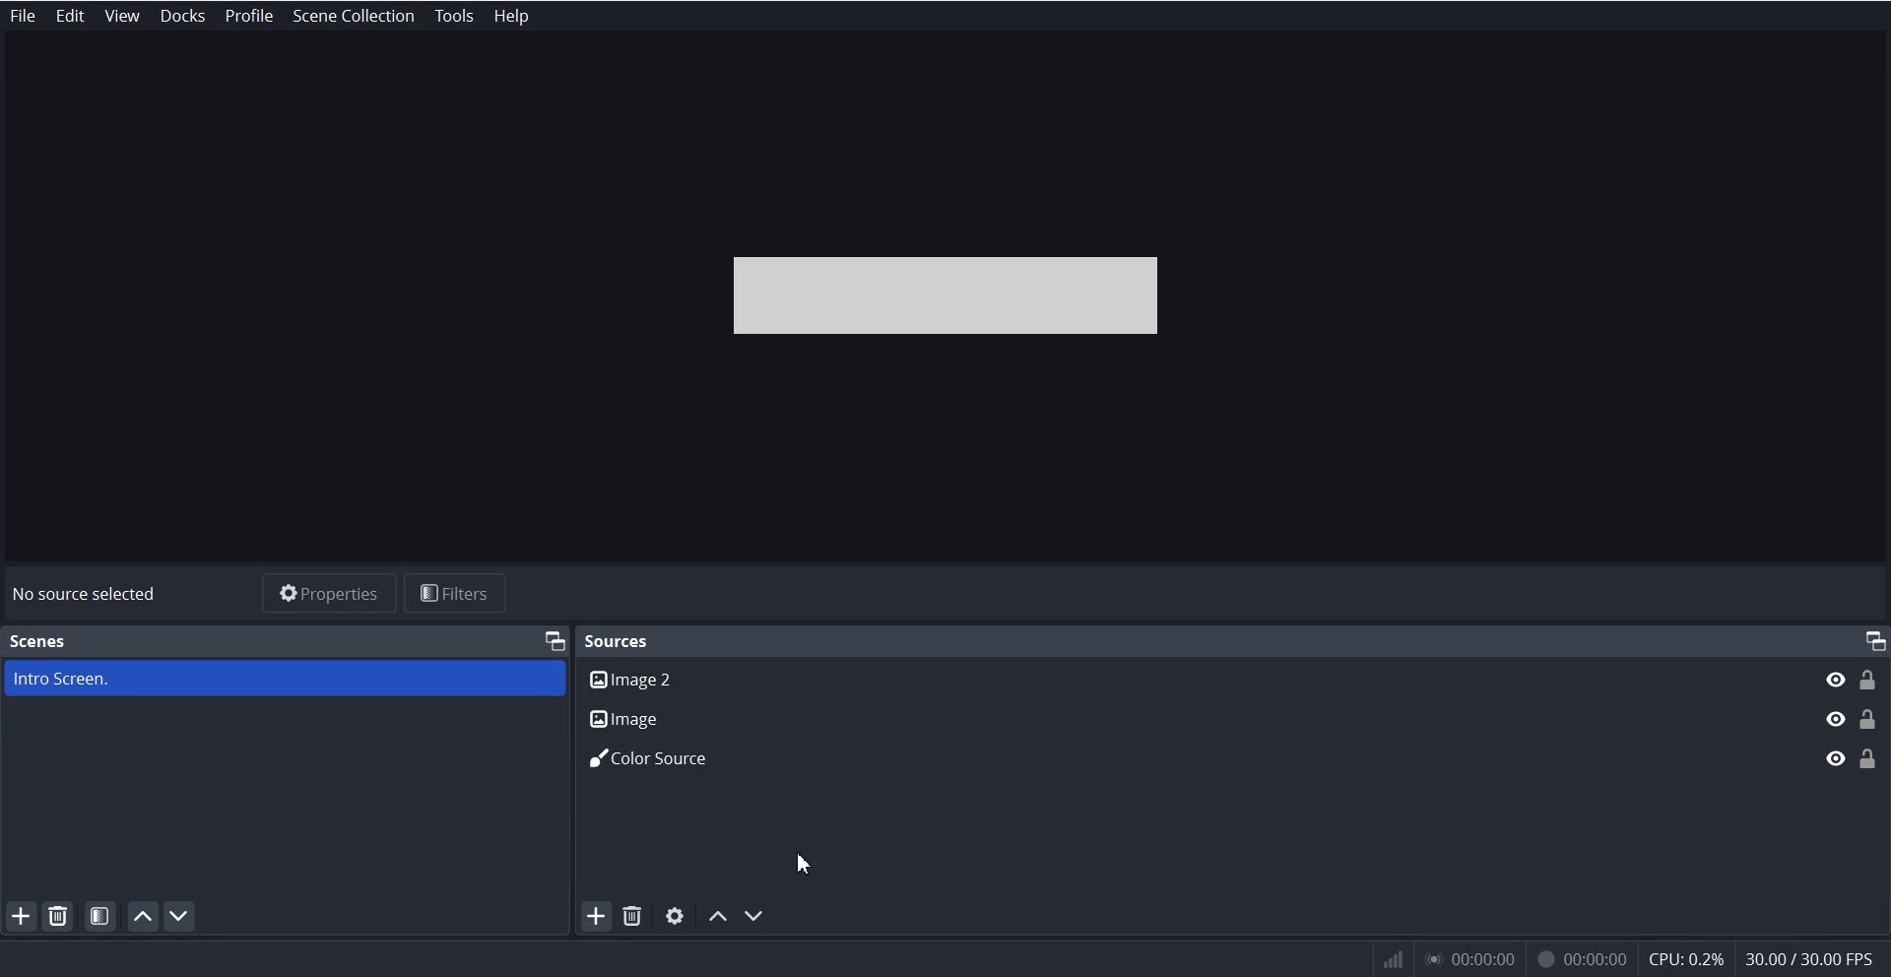 Image resolution: width=1891 pixels, height=977 pixels. What do you see at coordinates (37, 641) in the screenshot?
I see `Scenes` at bounding box center [37, 641].